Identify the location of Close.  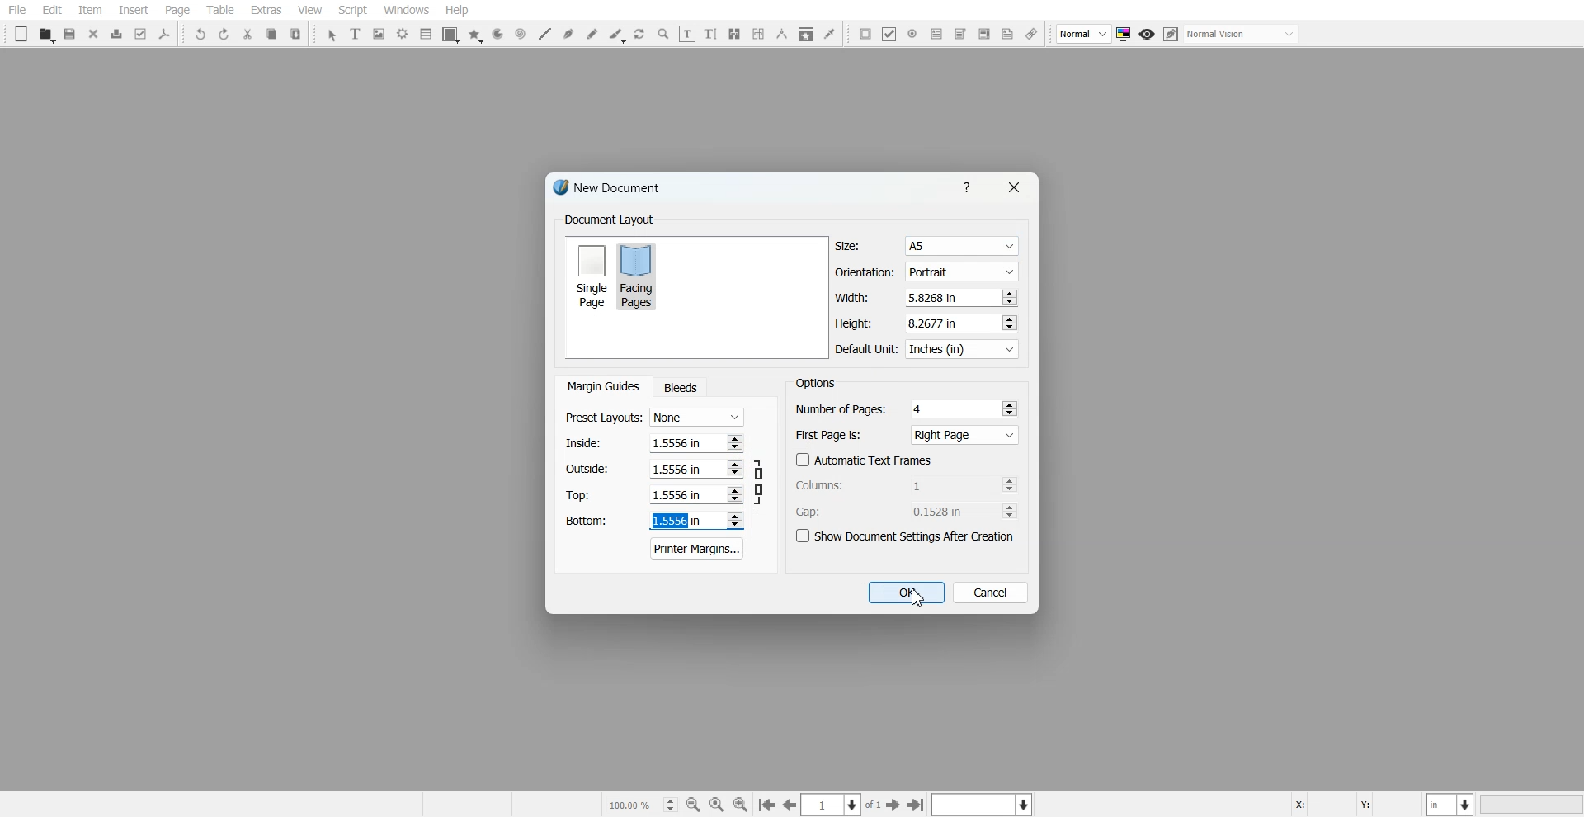
(1012, 187).